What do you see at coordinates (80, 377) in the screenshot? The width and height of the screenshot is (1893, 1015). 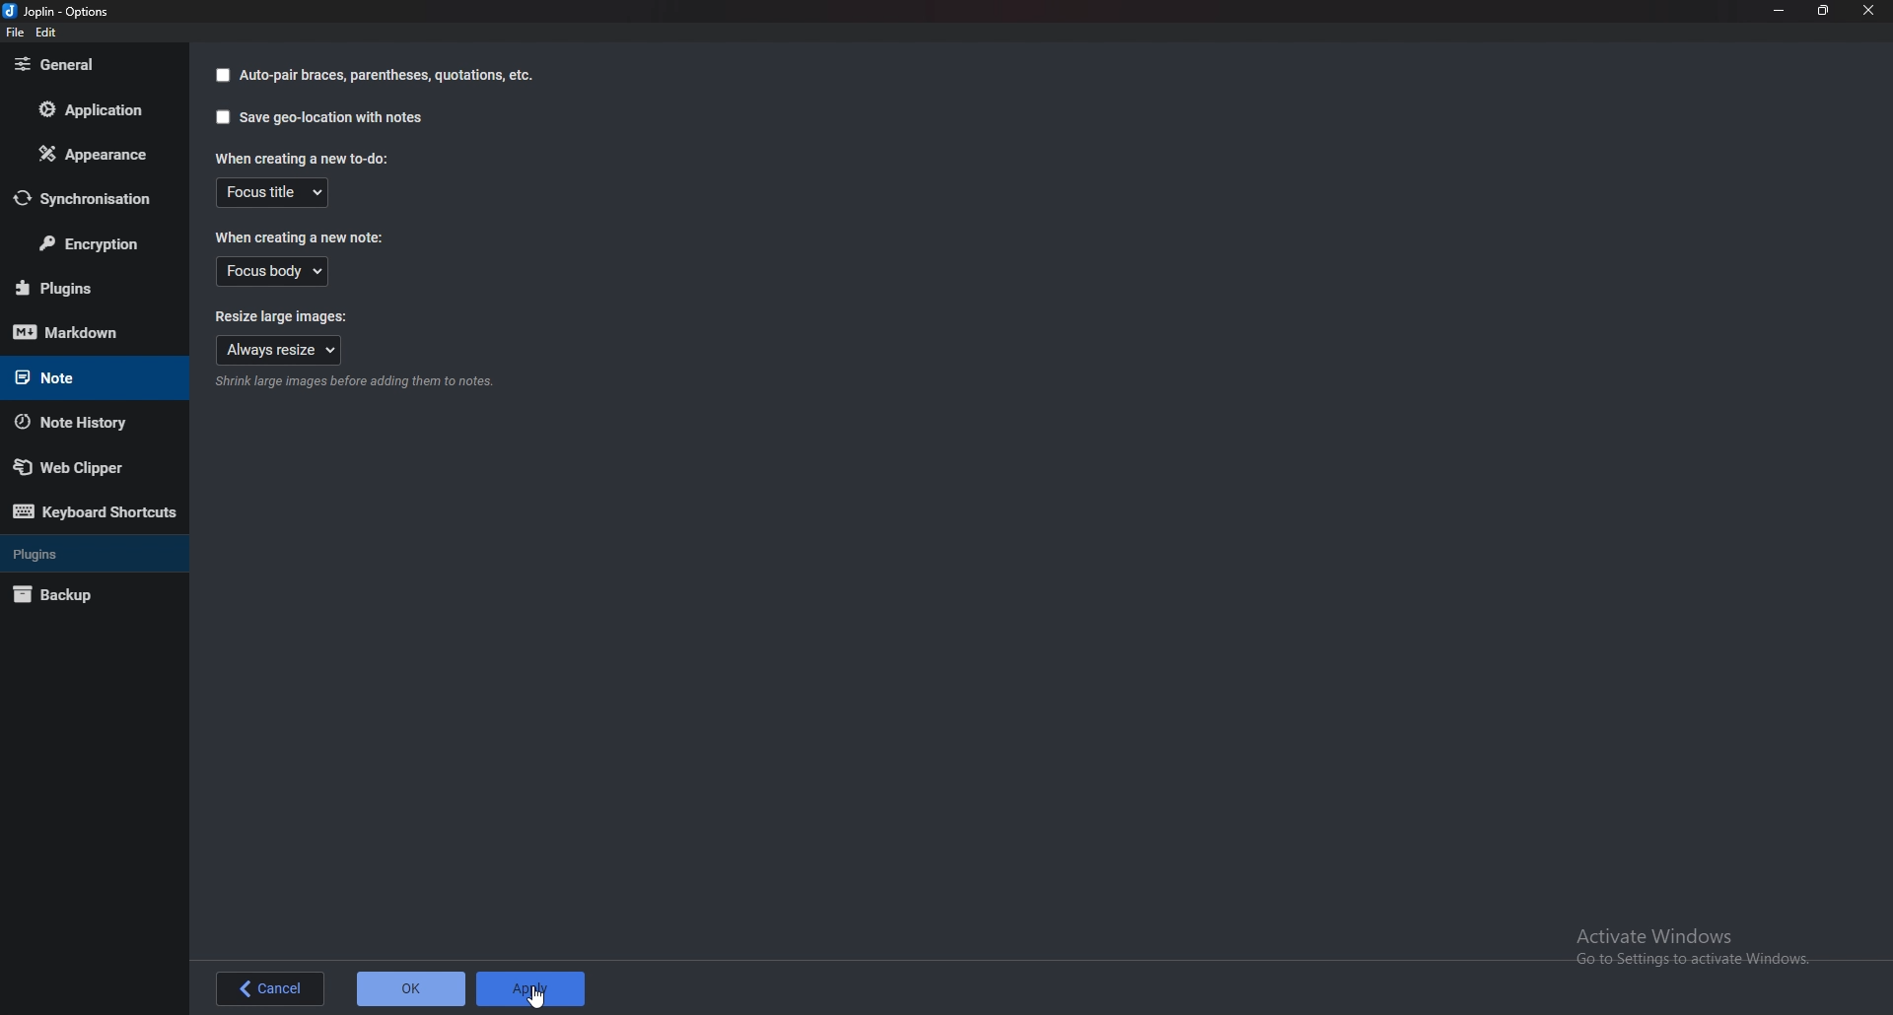 I see `note` at bounding box center [80, 377].